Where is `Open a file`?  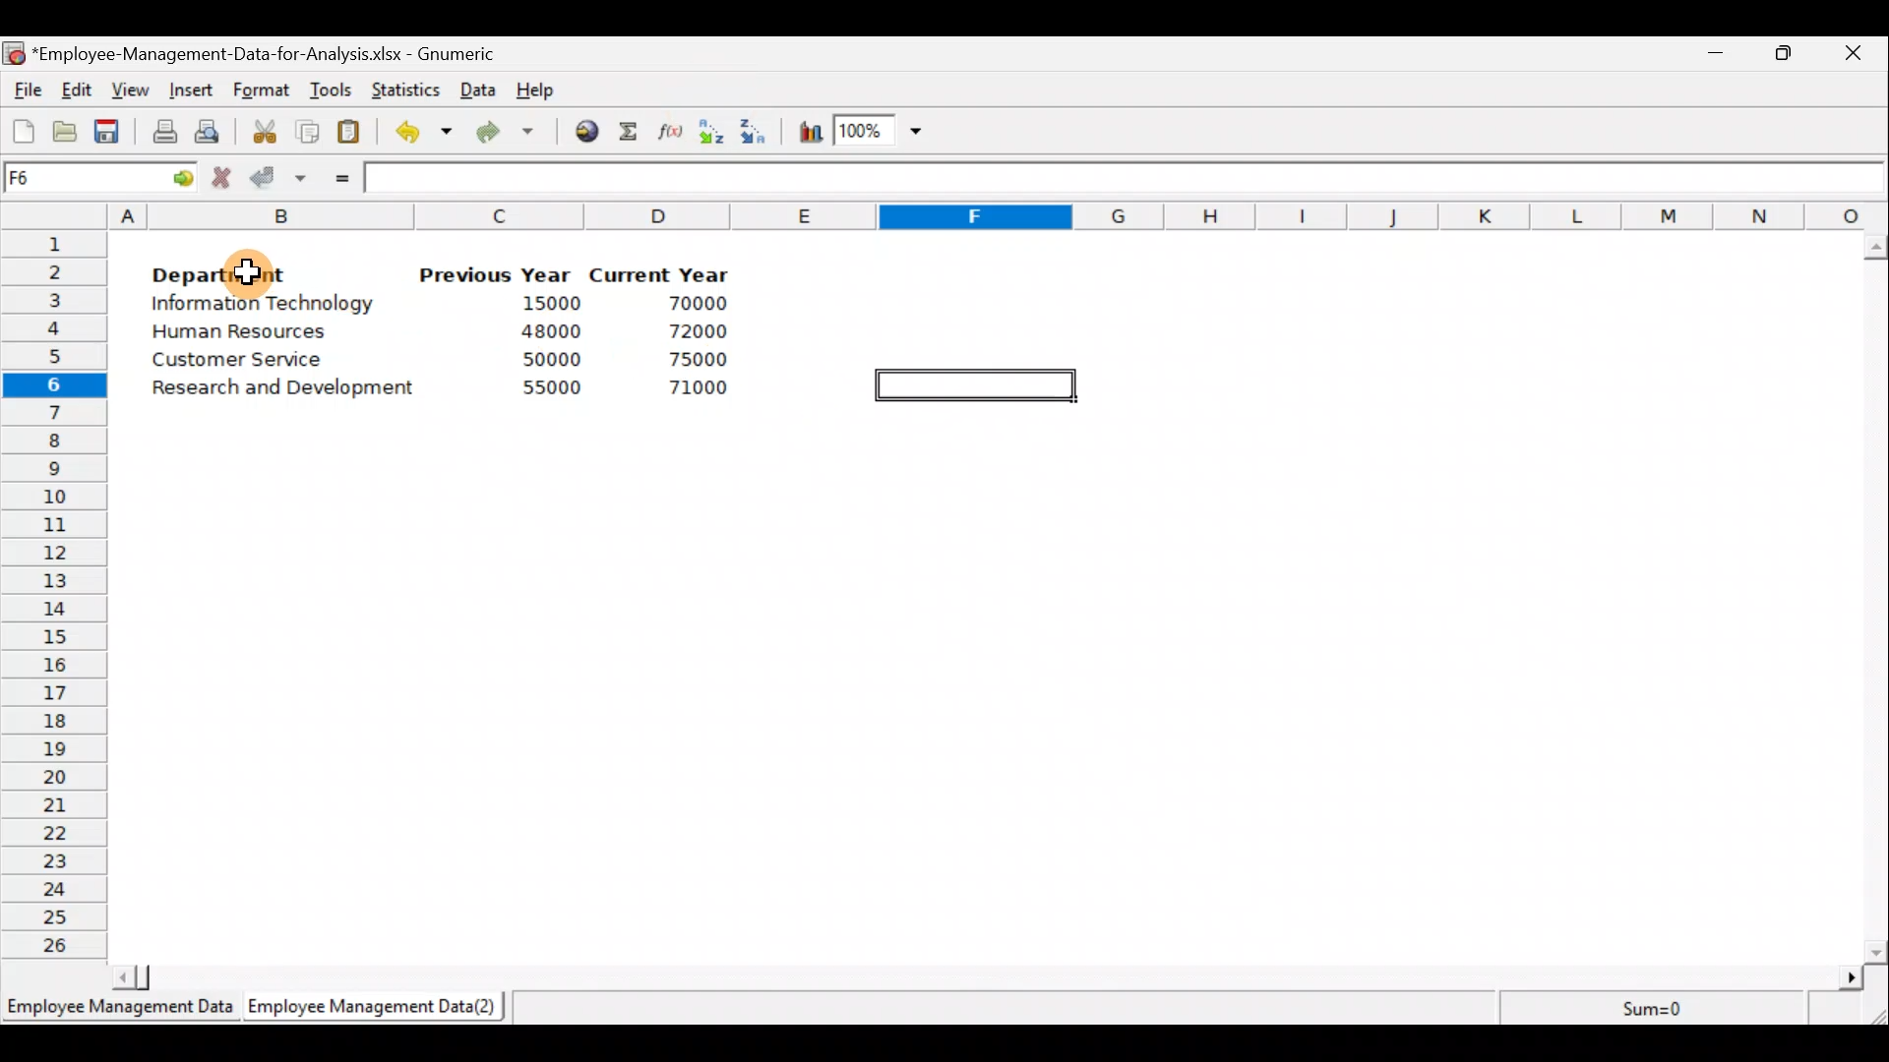
Open a file is located at coordinates (70, 134).